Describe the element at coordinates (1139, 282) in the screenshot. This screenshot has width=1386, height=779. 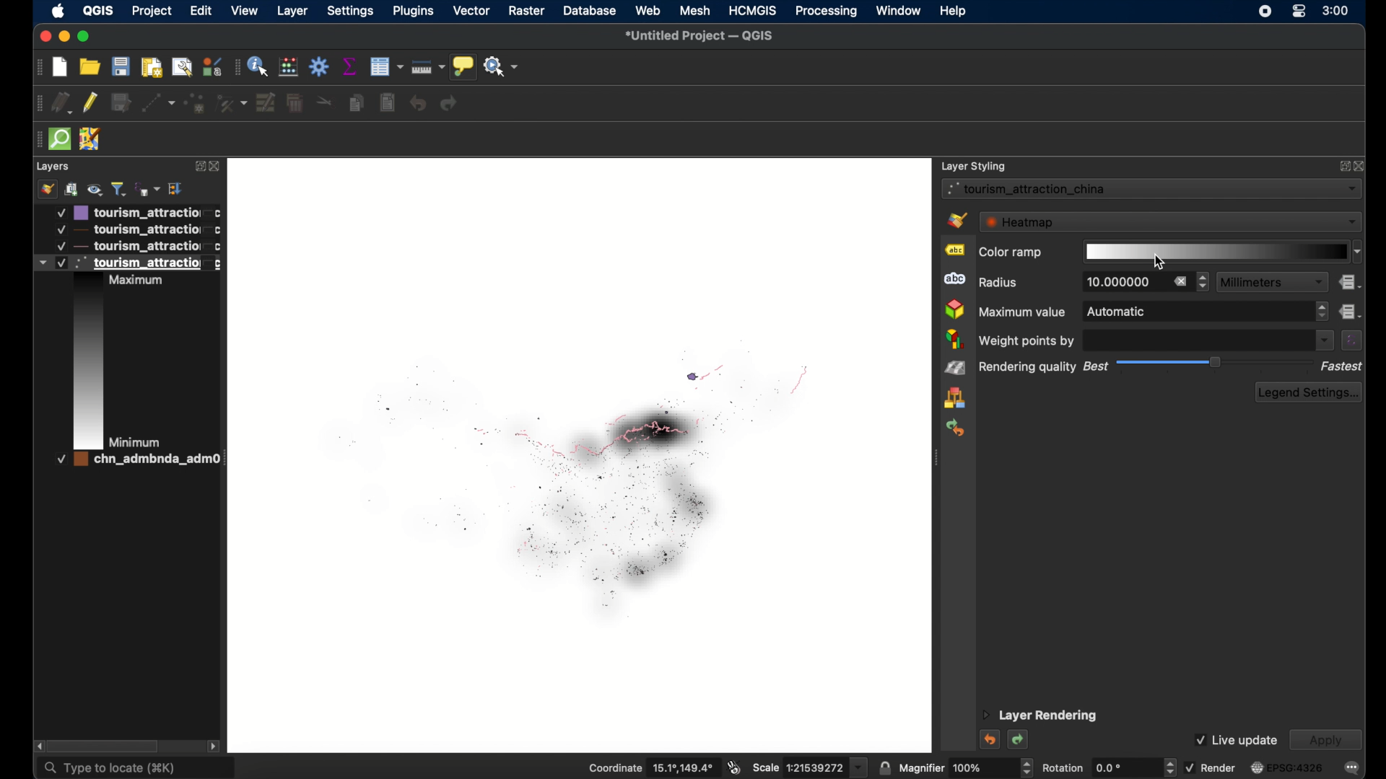
I see `radius stepper buttons` at that location.